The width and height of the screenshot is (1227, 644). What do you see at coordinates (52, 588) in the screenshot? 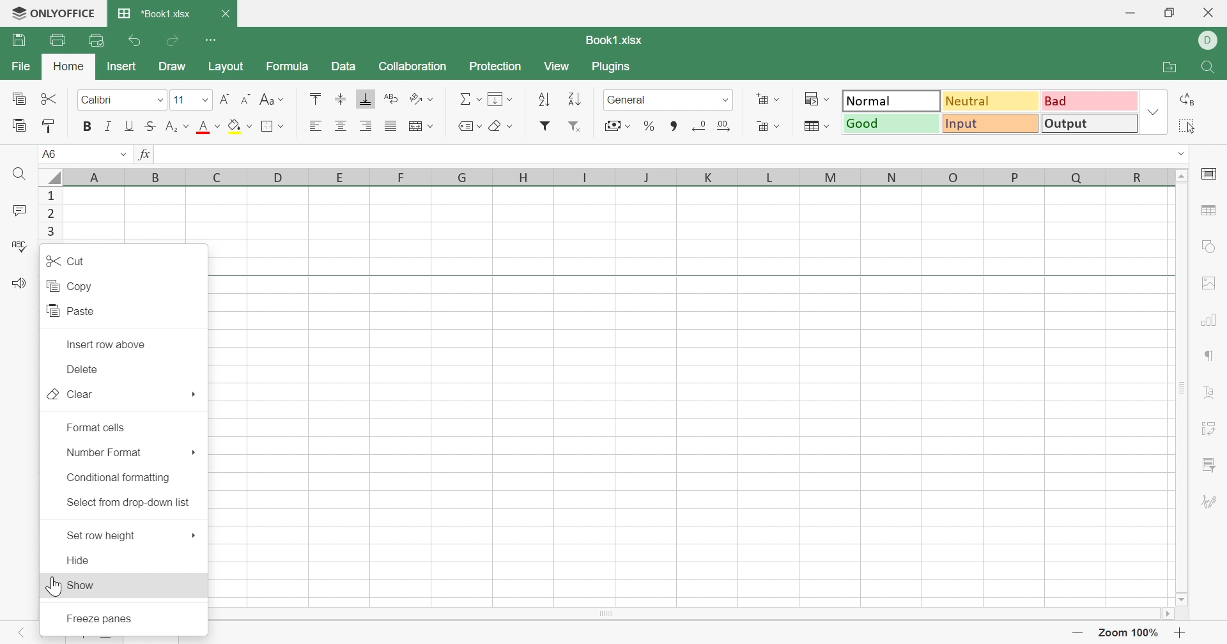
I see `Cursor` at bounding box center [52, 588].